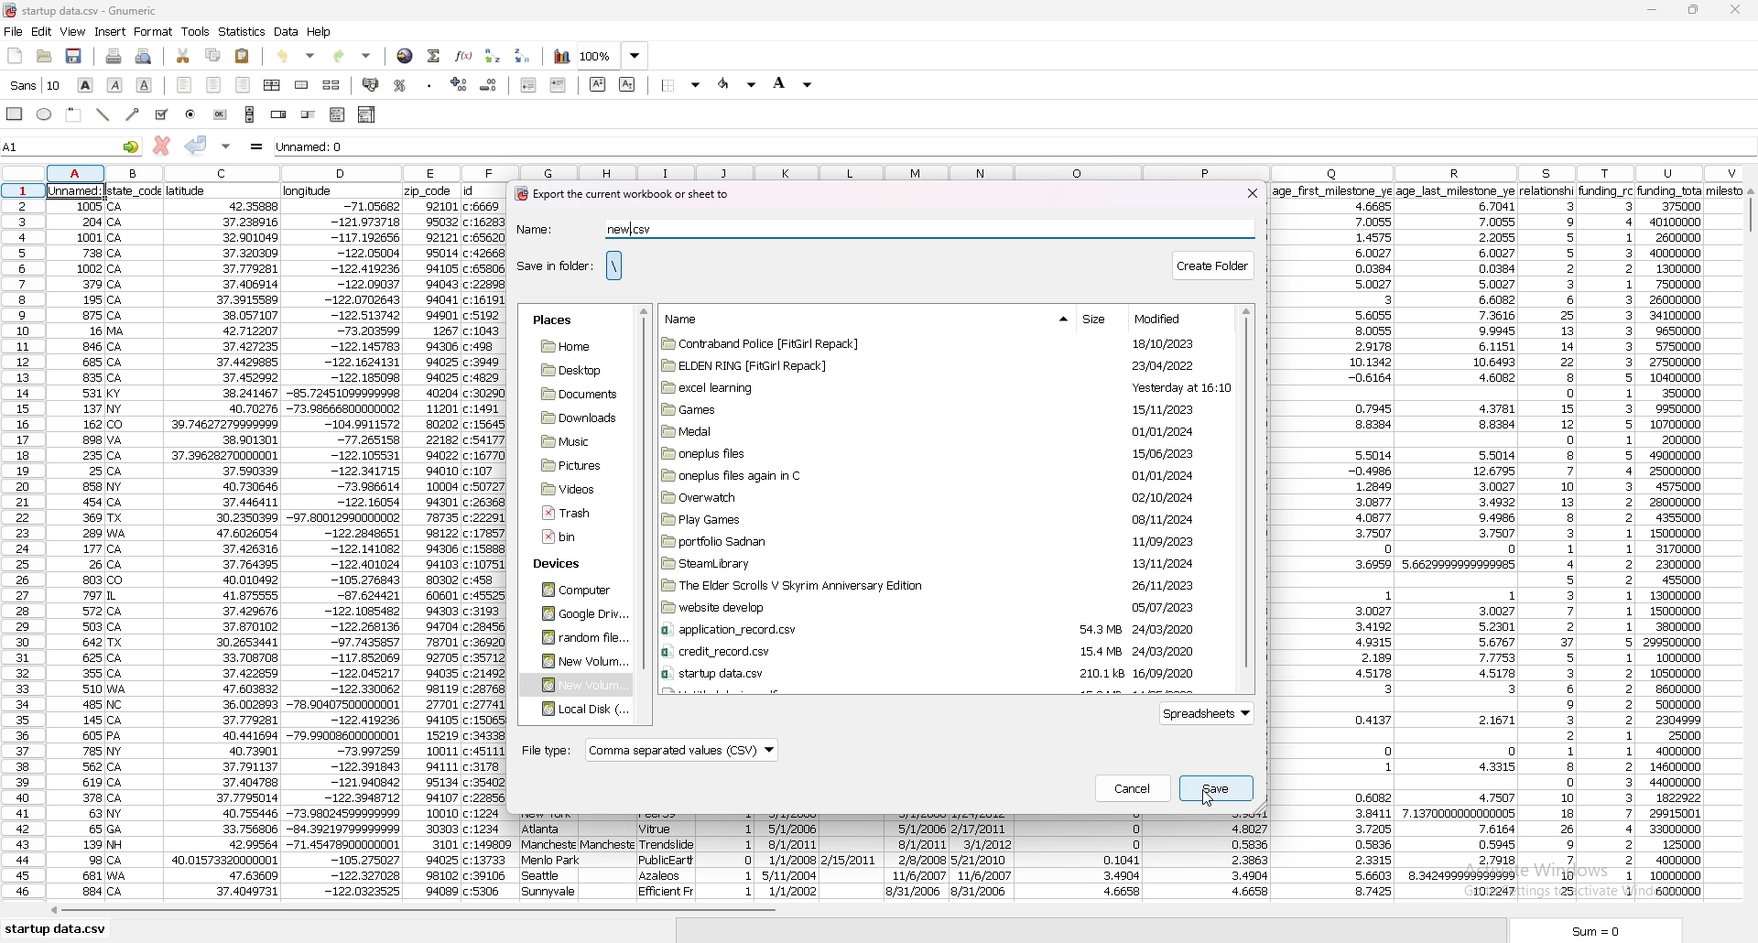 The height and width of the screenshot is (943, 1758). I want to click on function, so click(463, 56).